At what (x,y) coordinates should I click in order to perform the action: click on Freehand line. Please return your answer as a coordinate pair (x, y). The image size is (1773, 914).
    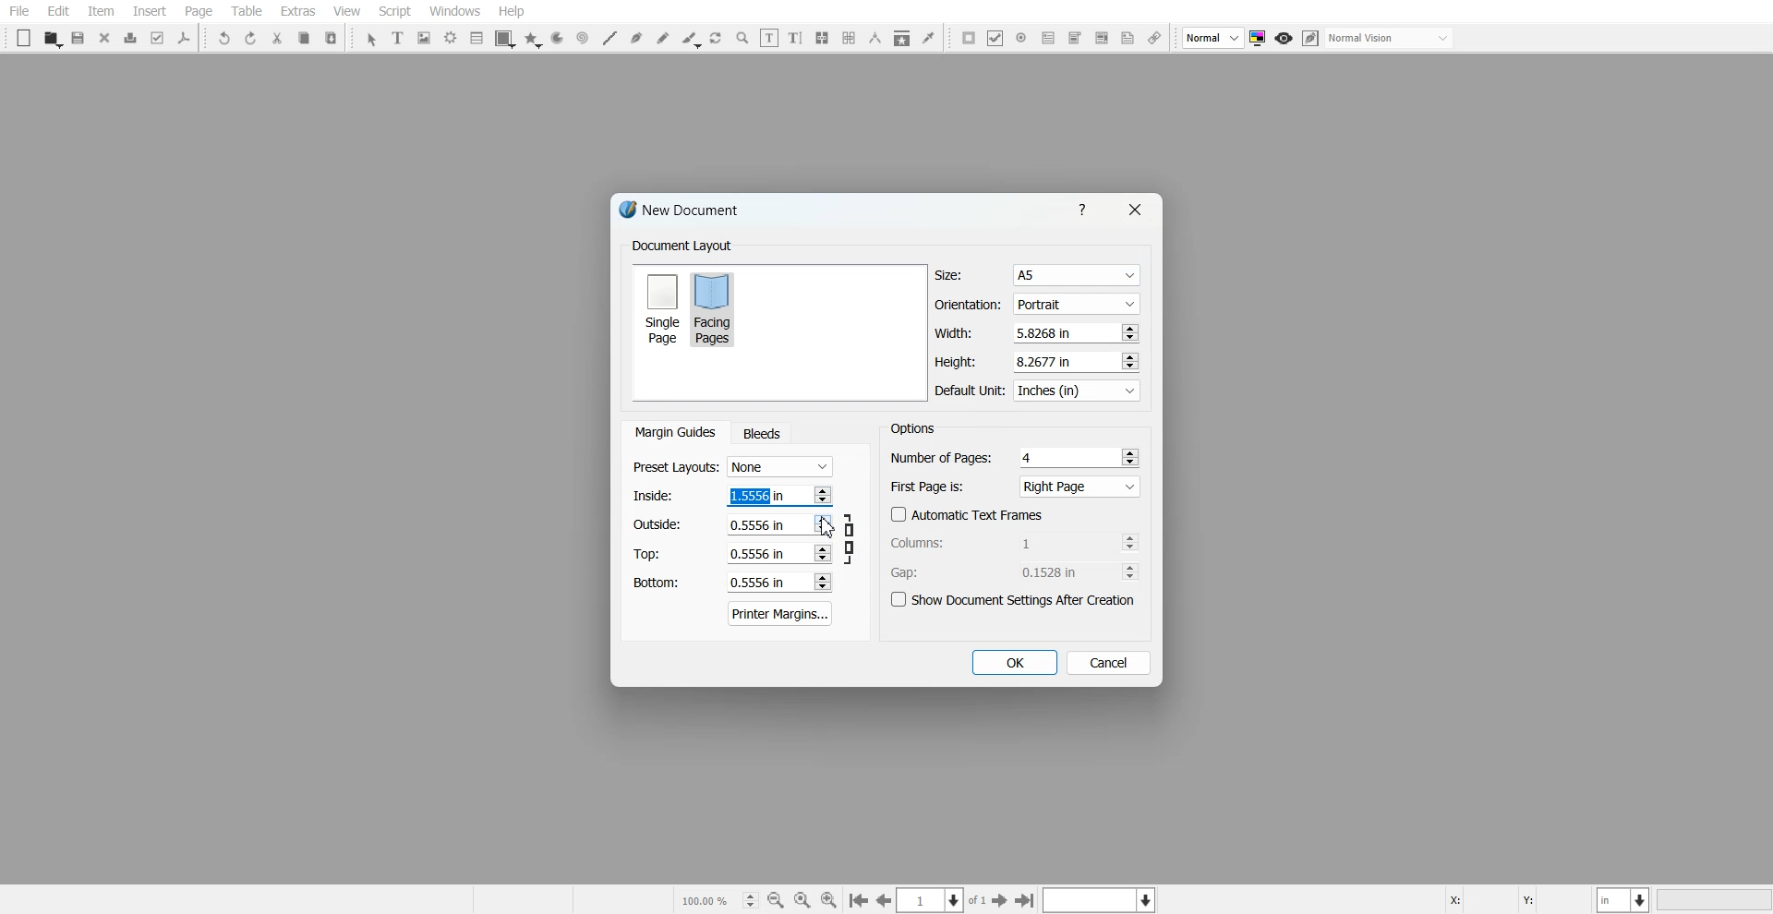
    Looking at the image, I should click on (663, 38).